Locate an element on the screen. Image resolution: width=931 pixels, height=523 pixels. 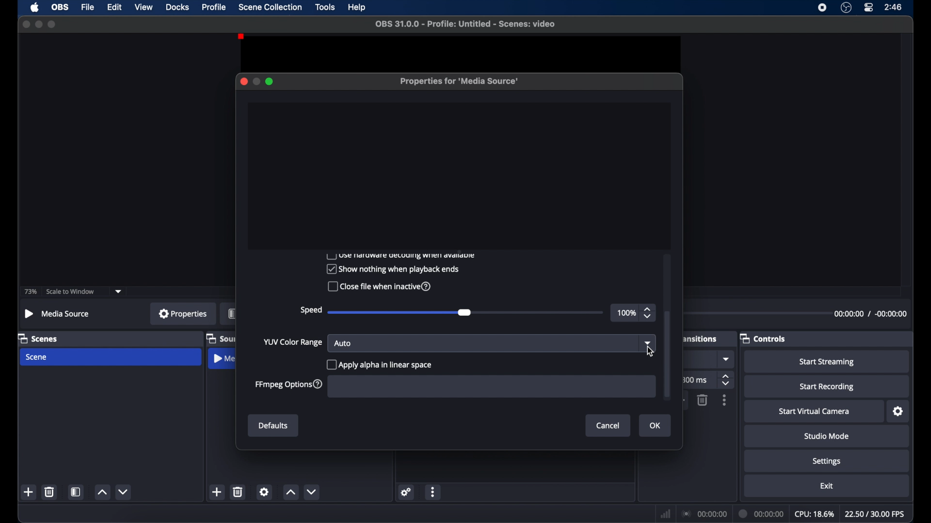
Close file when inactive is located at coordinates (378, 286).